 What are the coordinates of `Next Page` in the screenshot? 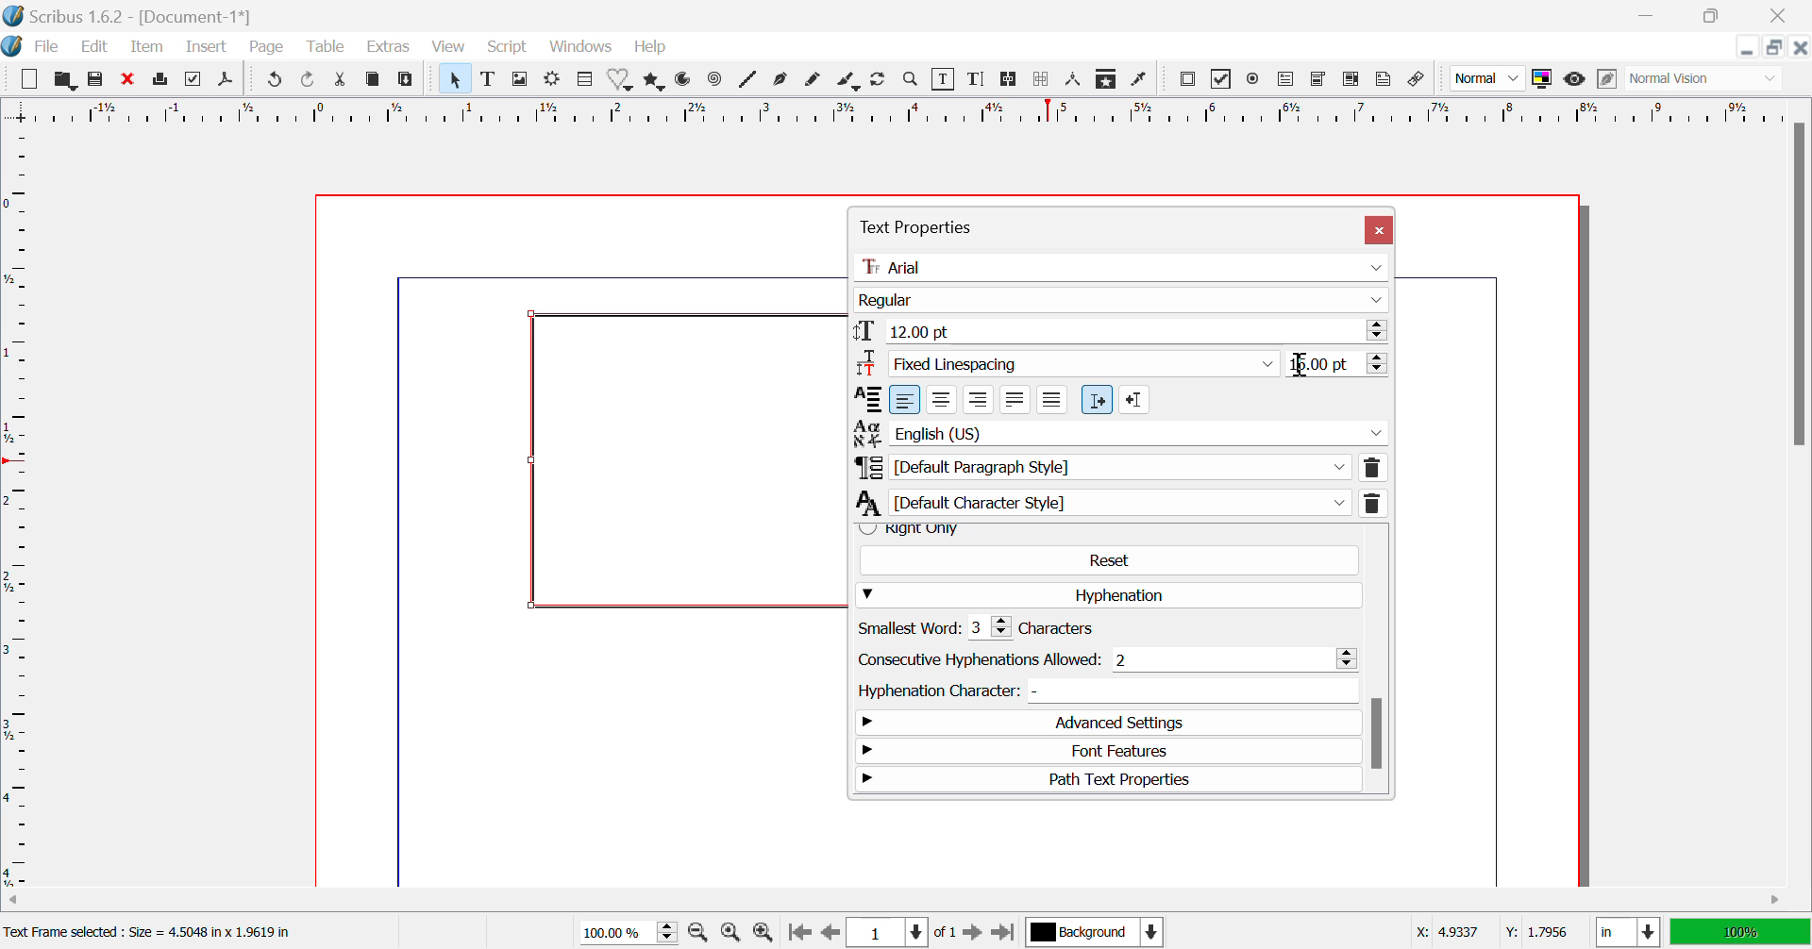 It's located at (974, 931).